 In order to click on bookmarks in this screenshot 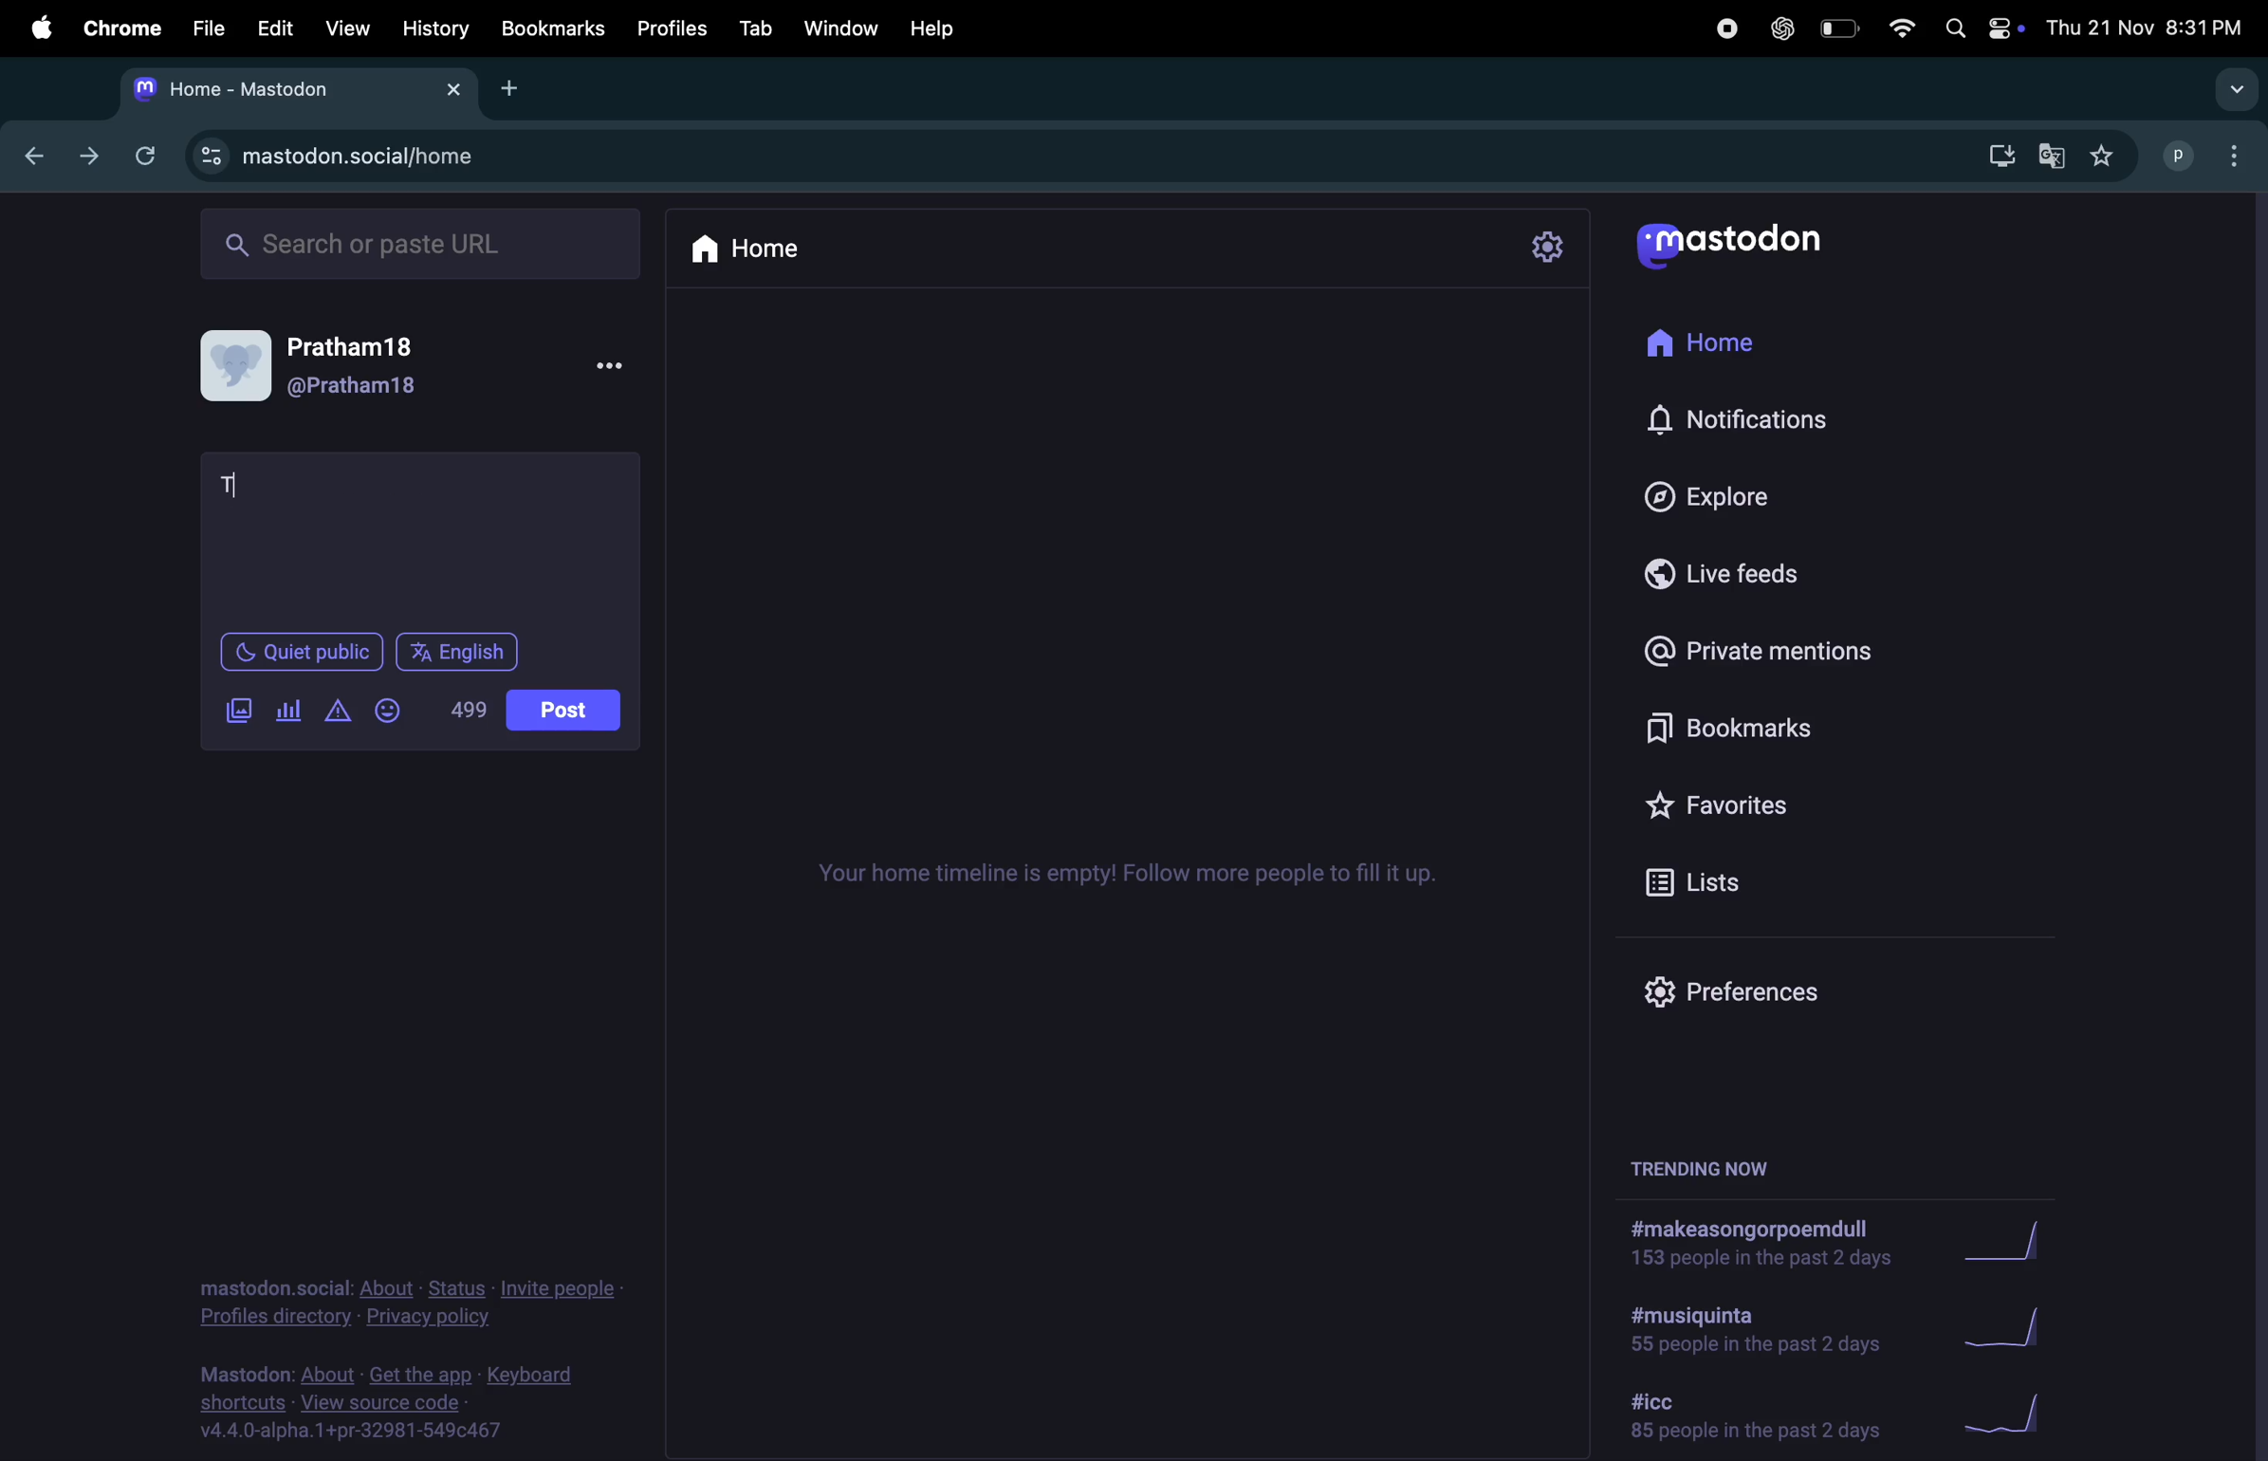, I will do `click(1728, 729)`.